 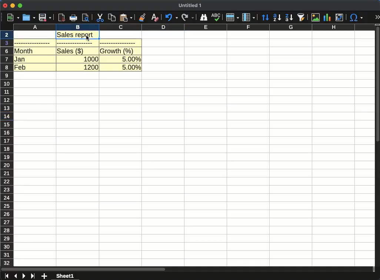 I want to click on add, so click(x=45, y=276).